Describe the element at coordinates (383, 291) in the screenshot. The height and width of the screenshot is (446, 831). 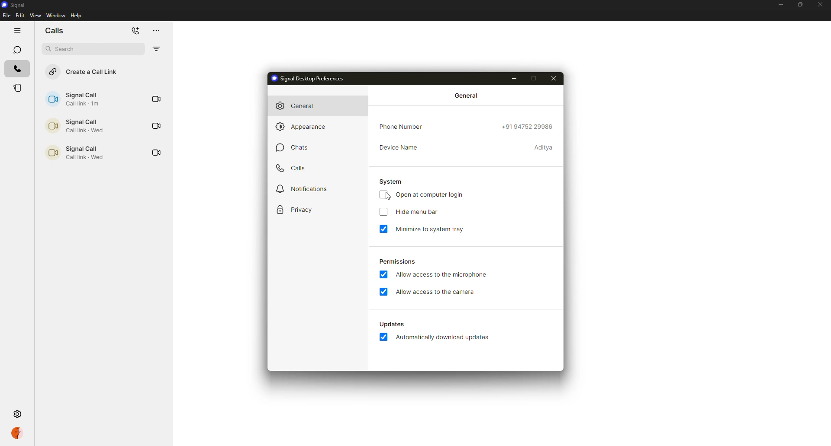
I see `enabled` at that location.